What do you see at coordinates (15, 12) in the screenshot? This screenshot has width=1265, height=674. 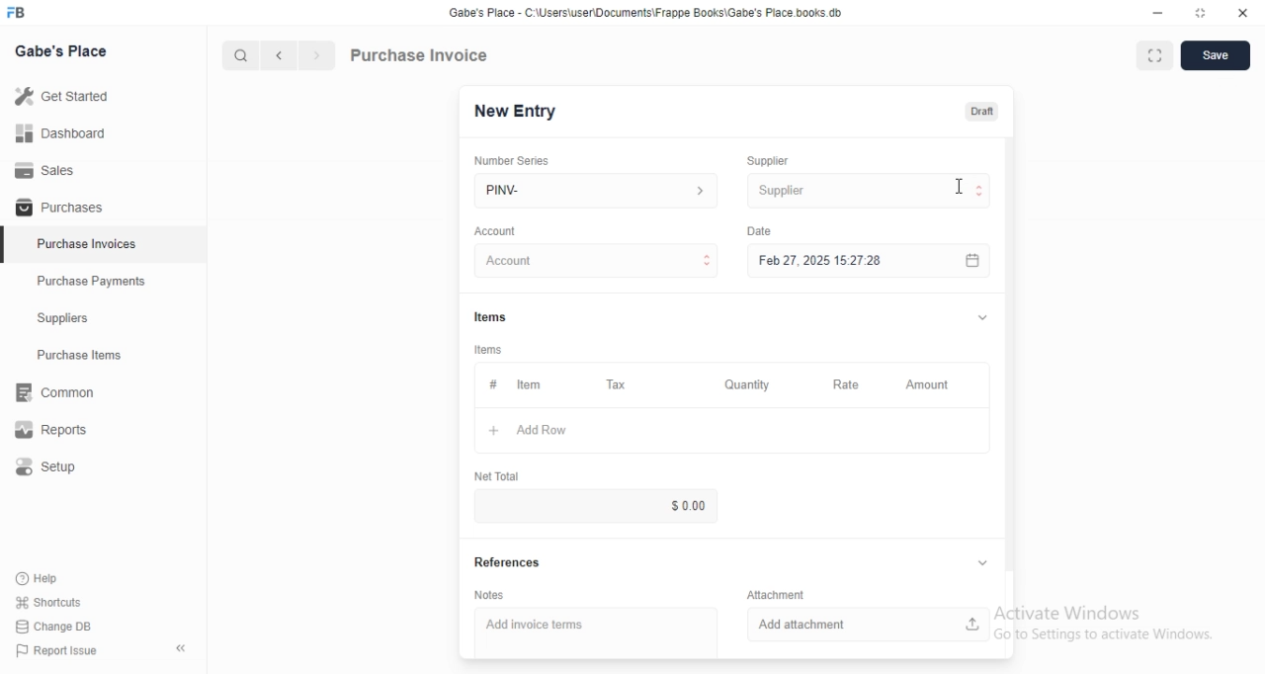 I see `Frappe Books logo` at bounding box center [15, 12].